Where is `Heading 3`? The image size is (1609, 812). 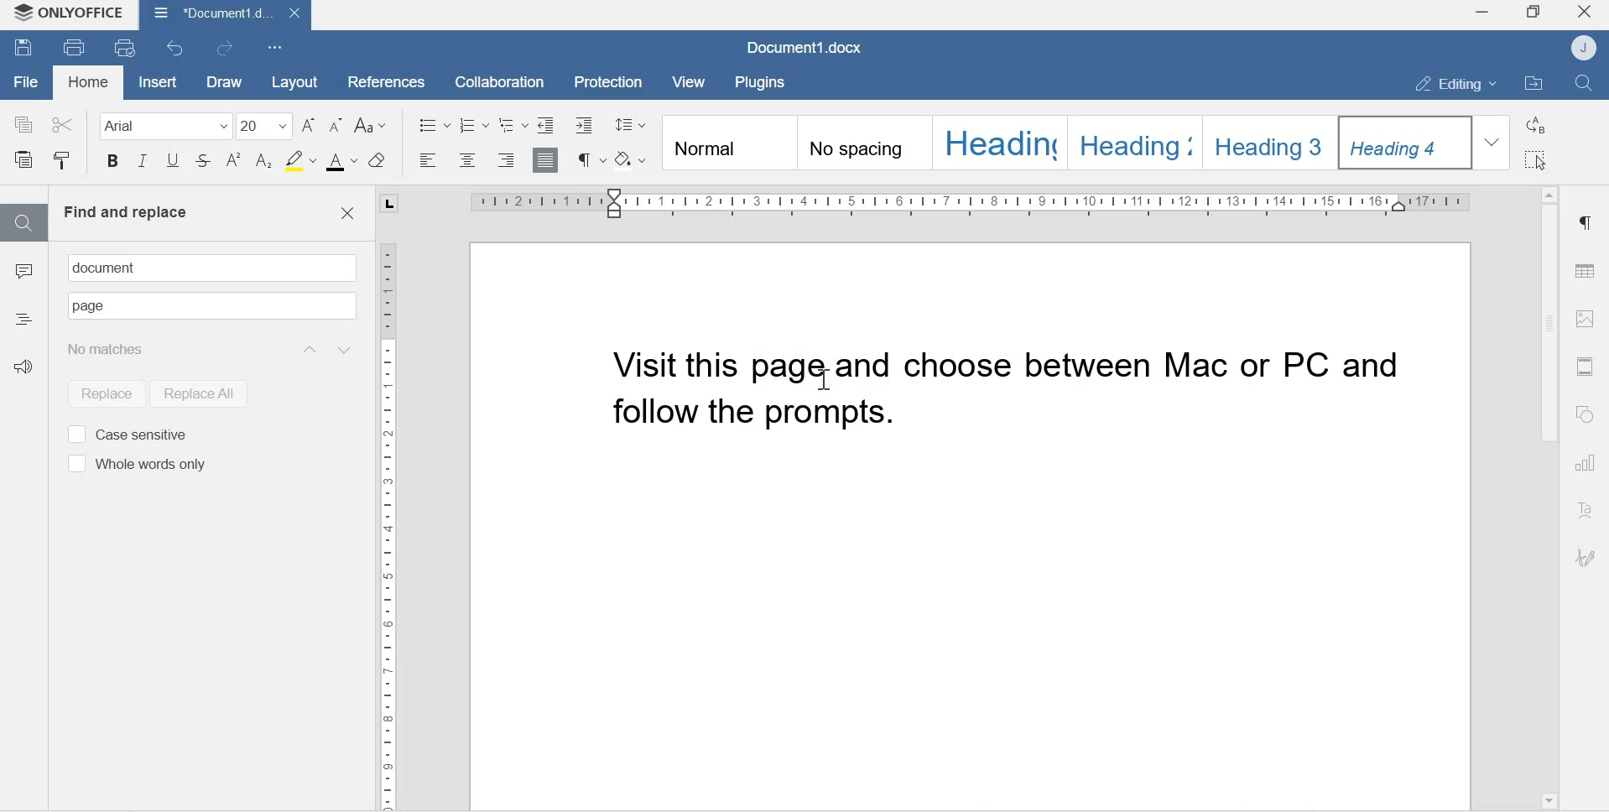
Heading 3 is located at coordinates (1273, 140).